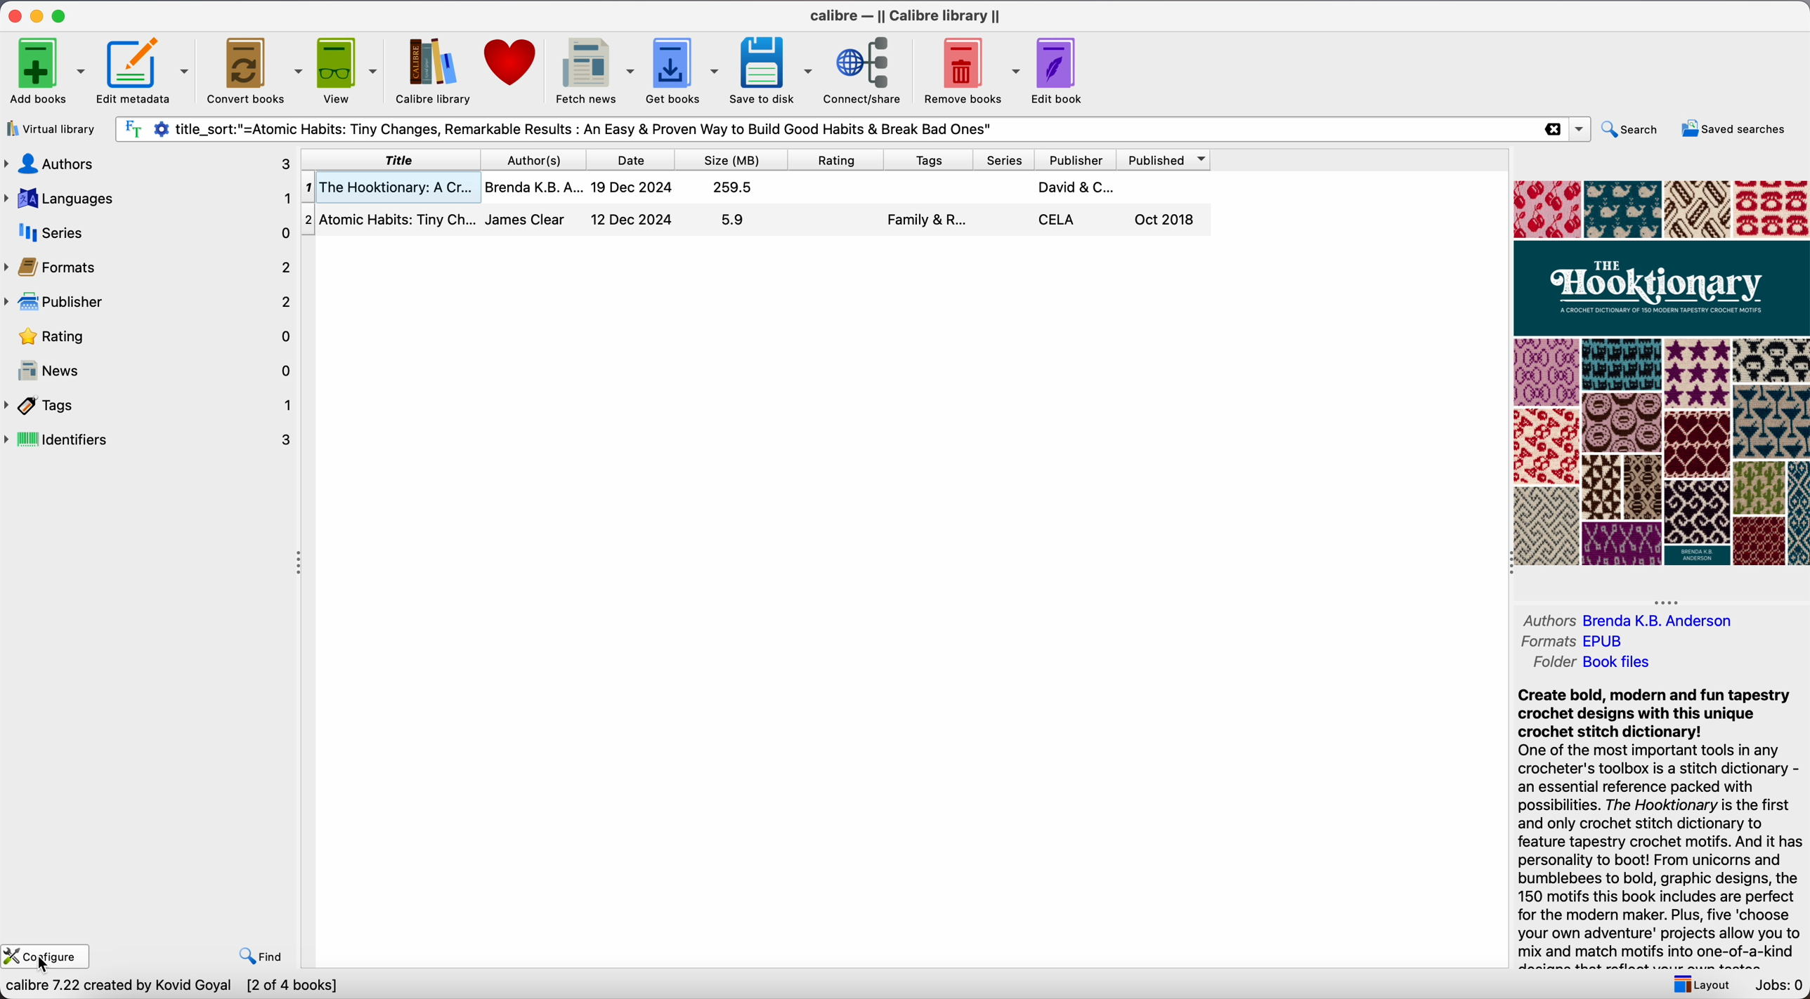  What do you see at coordinates (594, 70) in the screenshot?
I see `fetch news` at bounding box center [594, 70].